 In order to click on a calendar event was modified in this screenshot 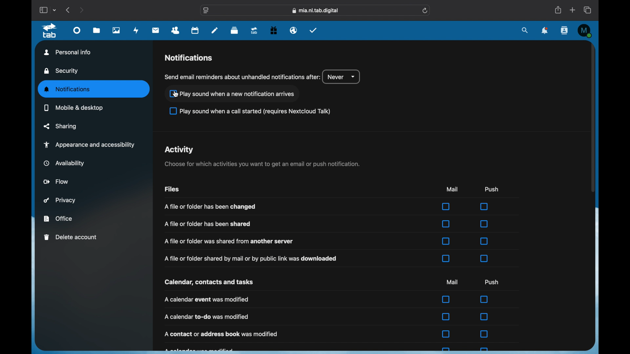, I will do `click(207, 300)`.